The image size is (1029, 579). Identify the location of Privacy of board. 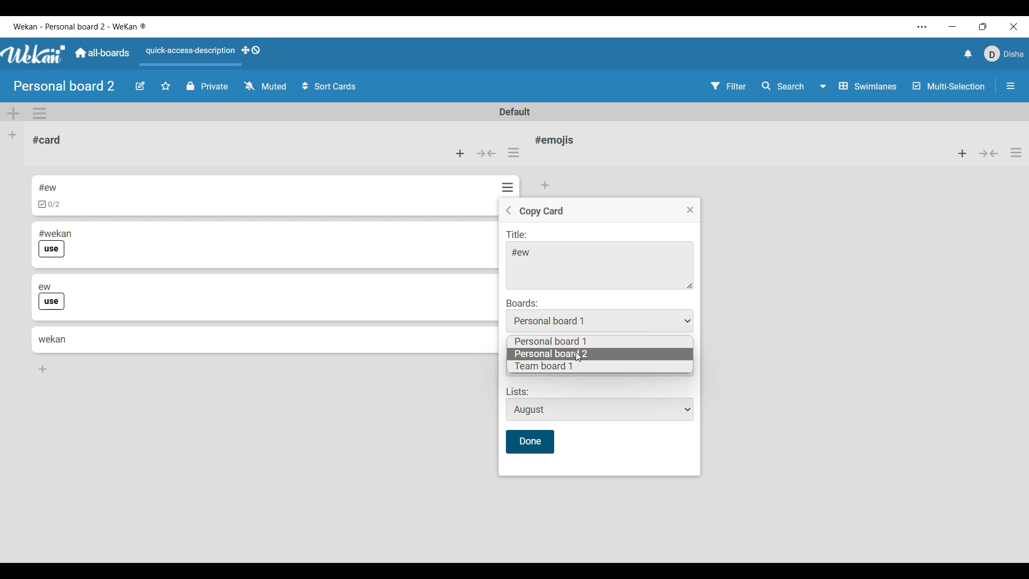
(207, 86).